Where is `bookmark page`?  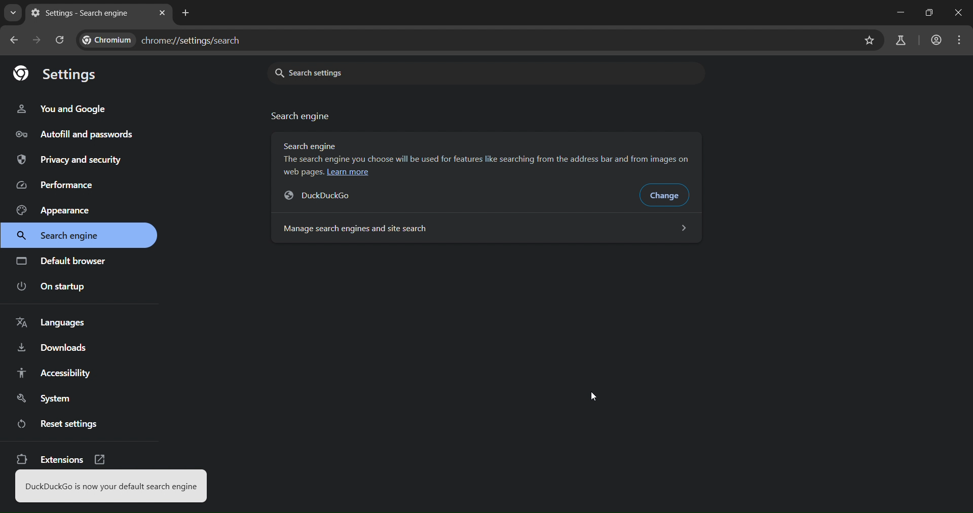 bookmark page is located at coordinates (870, 40).